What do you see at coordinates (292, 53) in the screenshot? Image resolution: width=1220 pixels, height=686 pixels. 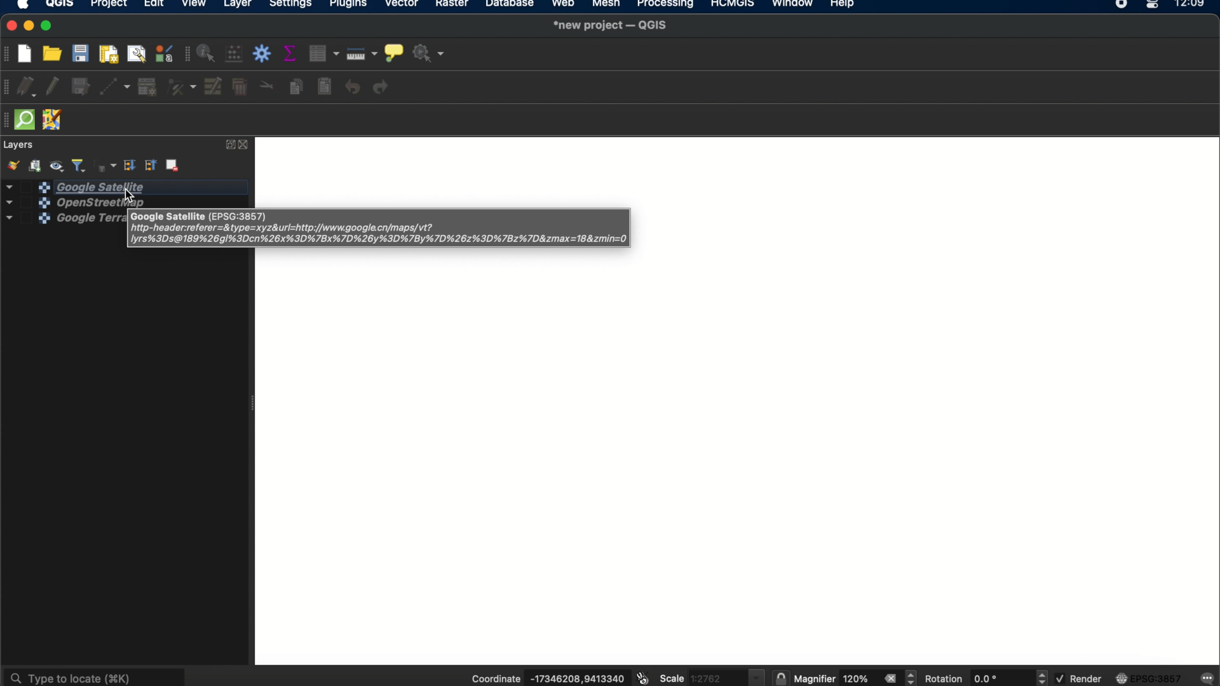 I see `show summary statistics` at bounding box center [292, 53].